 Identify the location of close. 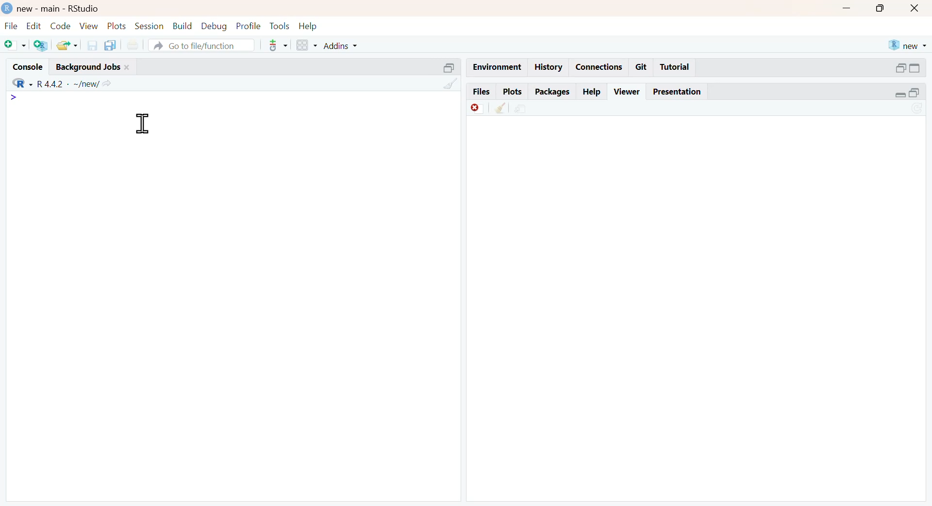
(915, 8).